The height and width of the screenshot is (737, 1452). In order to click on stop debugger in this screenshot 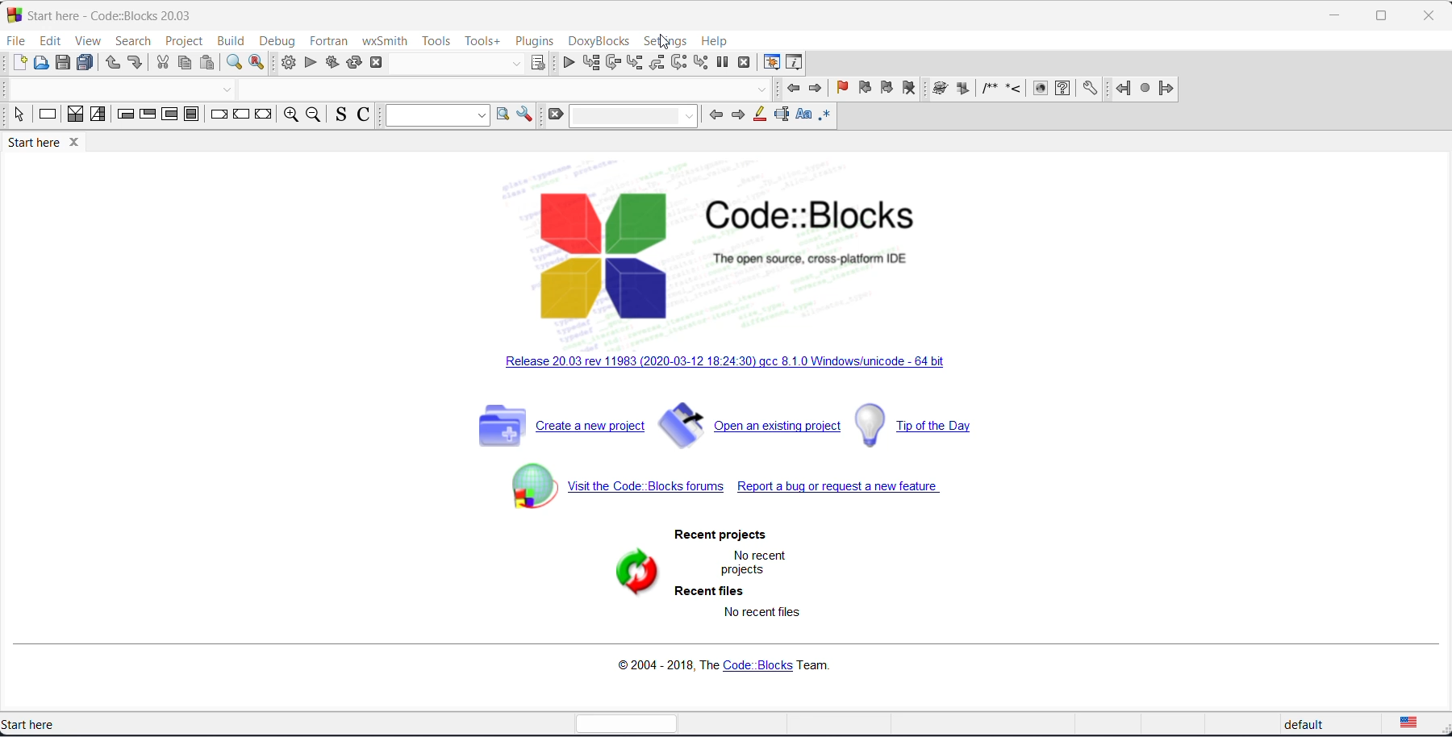, I will do `click(745, 62)`.